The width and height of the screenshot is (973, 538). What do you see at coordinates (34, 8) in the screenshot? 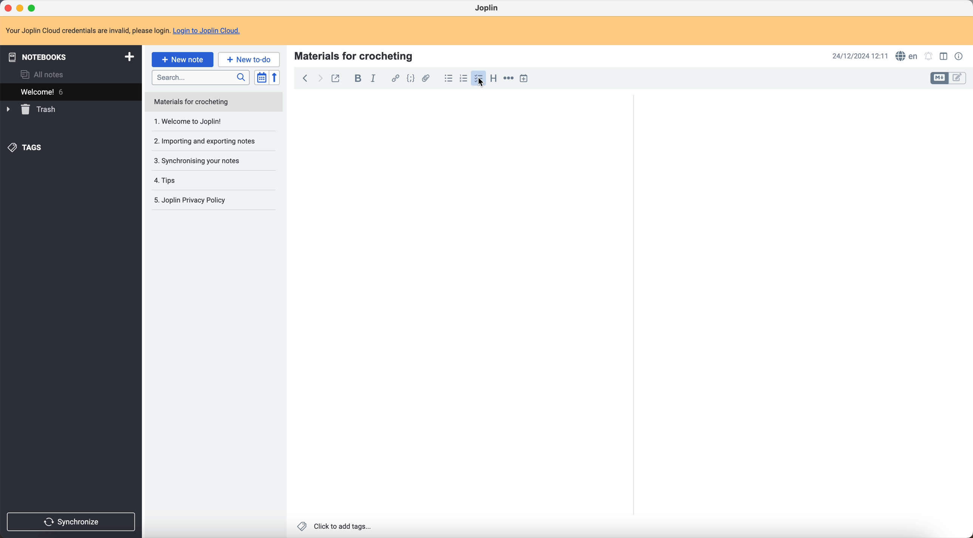
I see `maximize` at bounding box center [34, 8].